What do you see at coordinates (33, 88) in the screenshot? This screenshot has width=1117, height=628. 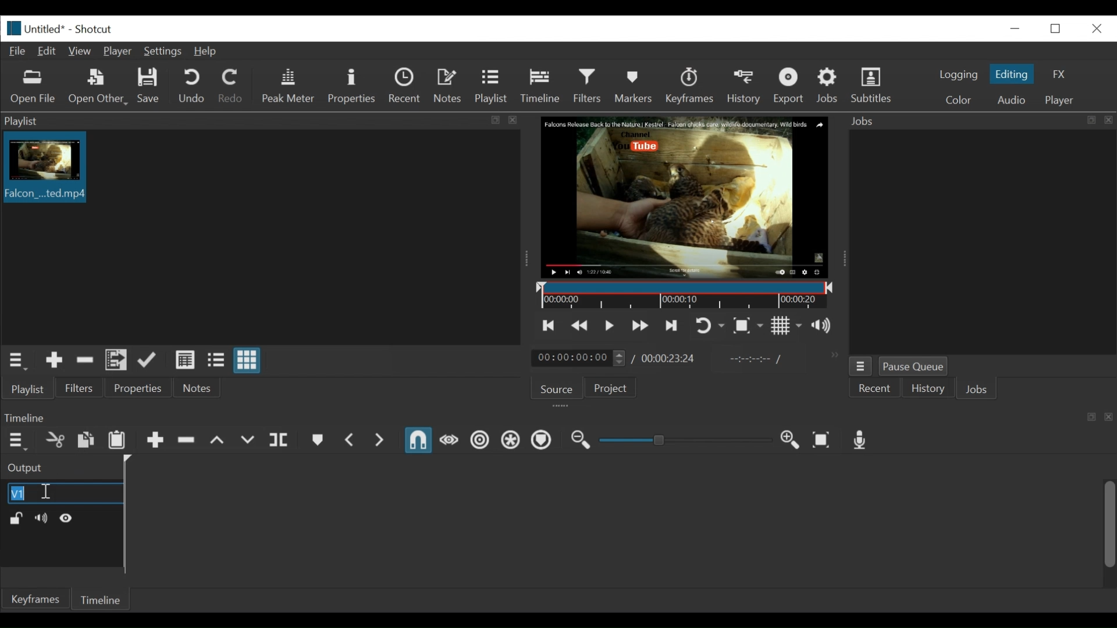 I see `Open file` at bounding box center [33, 88].